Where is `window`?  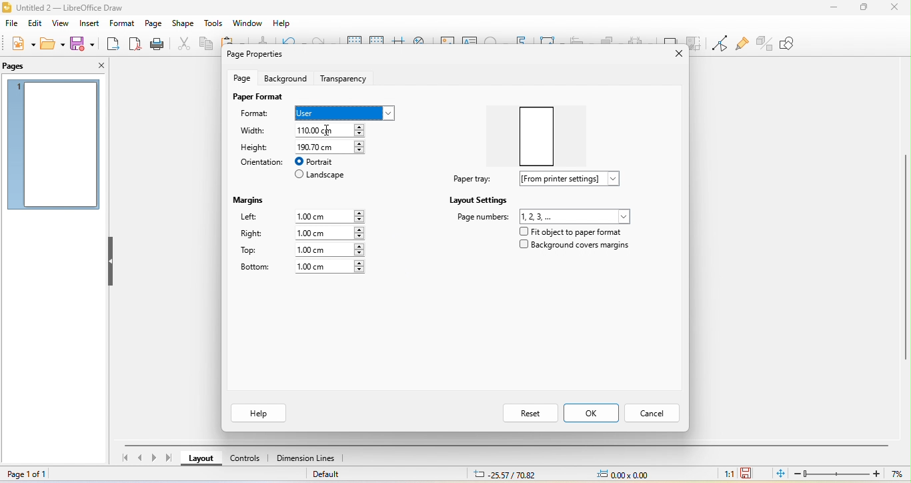 window is located at coordinates (247, 23).